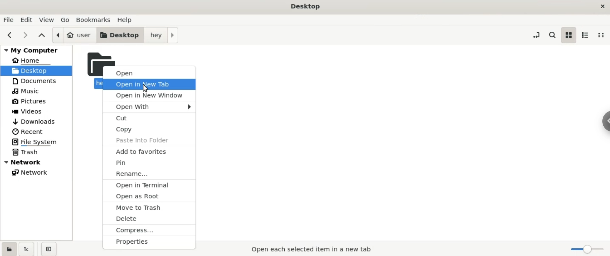  I want to click on help, so click(128, 20).